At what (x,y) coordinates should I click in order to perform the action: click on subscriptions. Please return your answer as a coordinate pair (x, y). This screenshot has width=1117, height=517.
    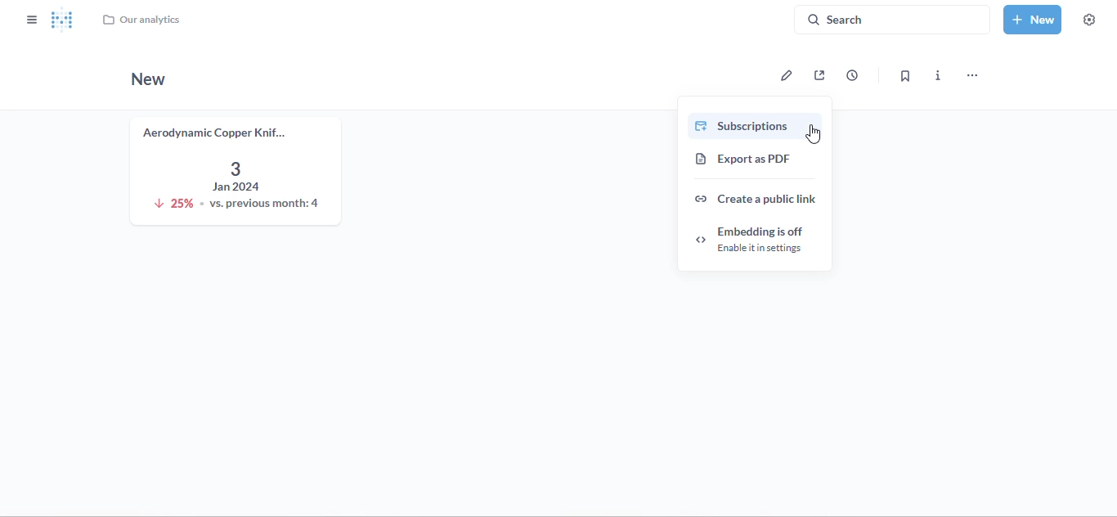
    Looking at the image, I should click on (754, 126).